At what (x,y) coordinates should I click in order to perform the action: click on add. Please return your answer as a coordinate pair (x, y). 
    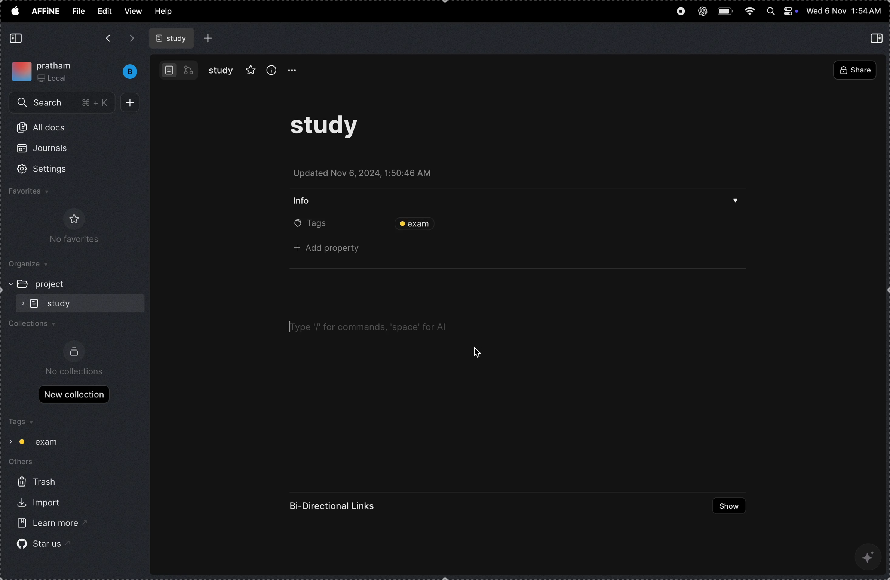
    Looking at the image, I should click on (133, 103).